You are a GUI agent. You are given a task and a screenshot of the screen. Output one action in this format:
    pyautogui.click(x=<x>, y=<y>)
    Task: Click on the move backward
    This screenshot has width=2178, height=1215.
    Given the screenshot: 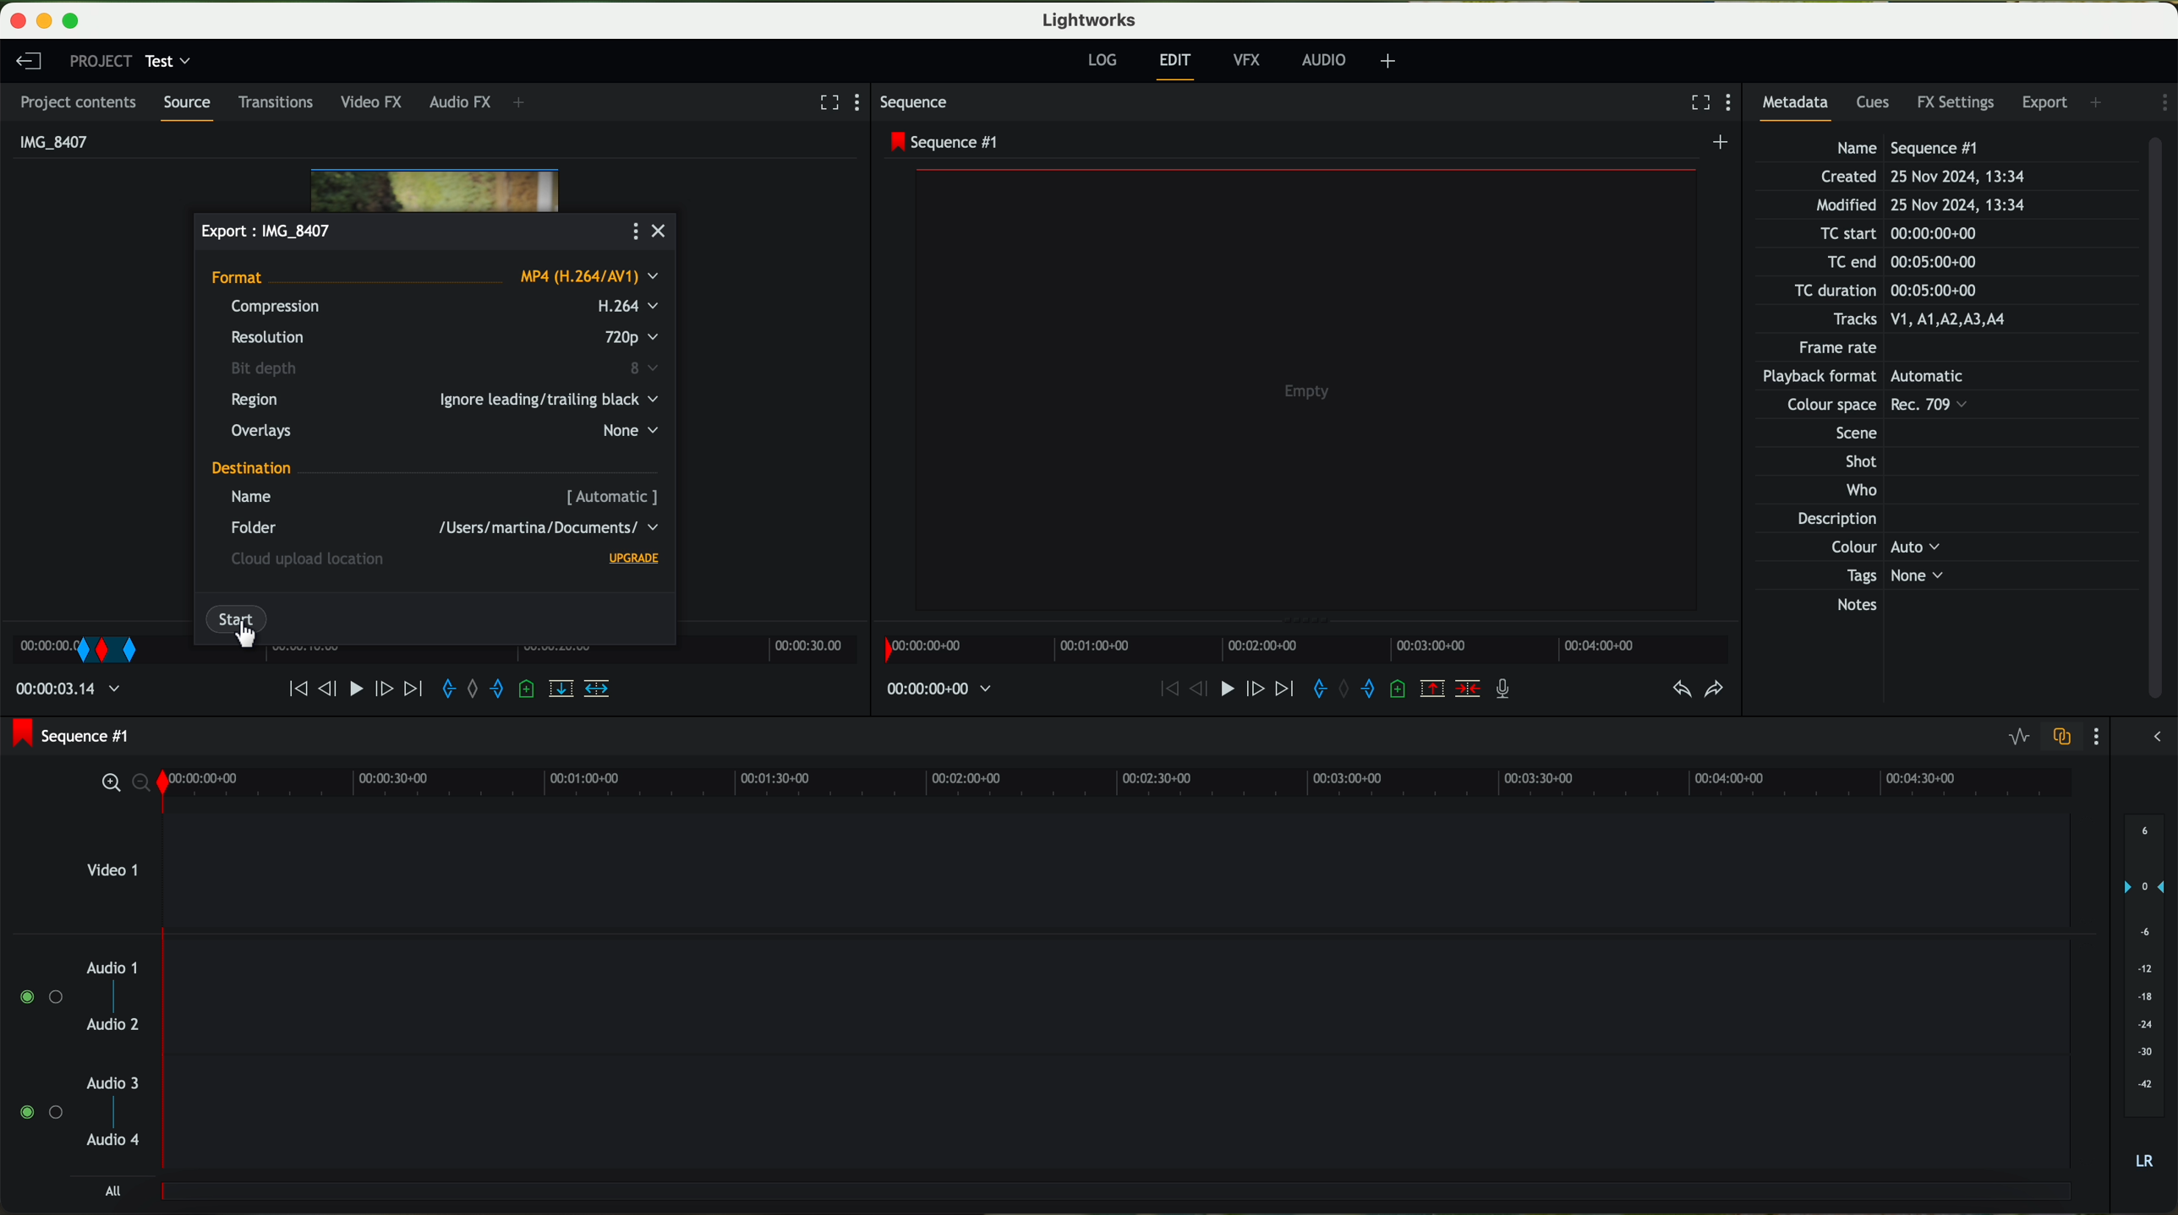 What is the action you would take?
    pyautogui.click(x=1158, y=689)
    